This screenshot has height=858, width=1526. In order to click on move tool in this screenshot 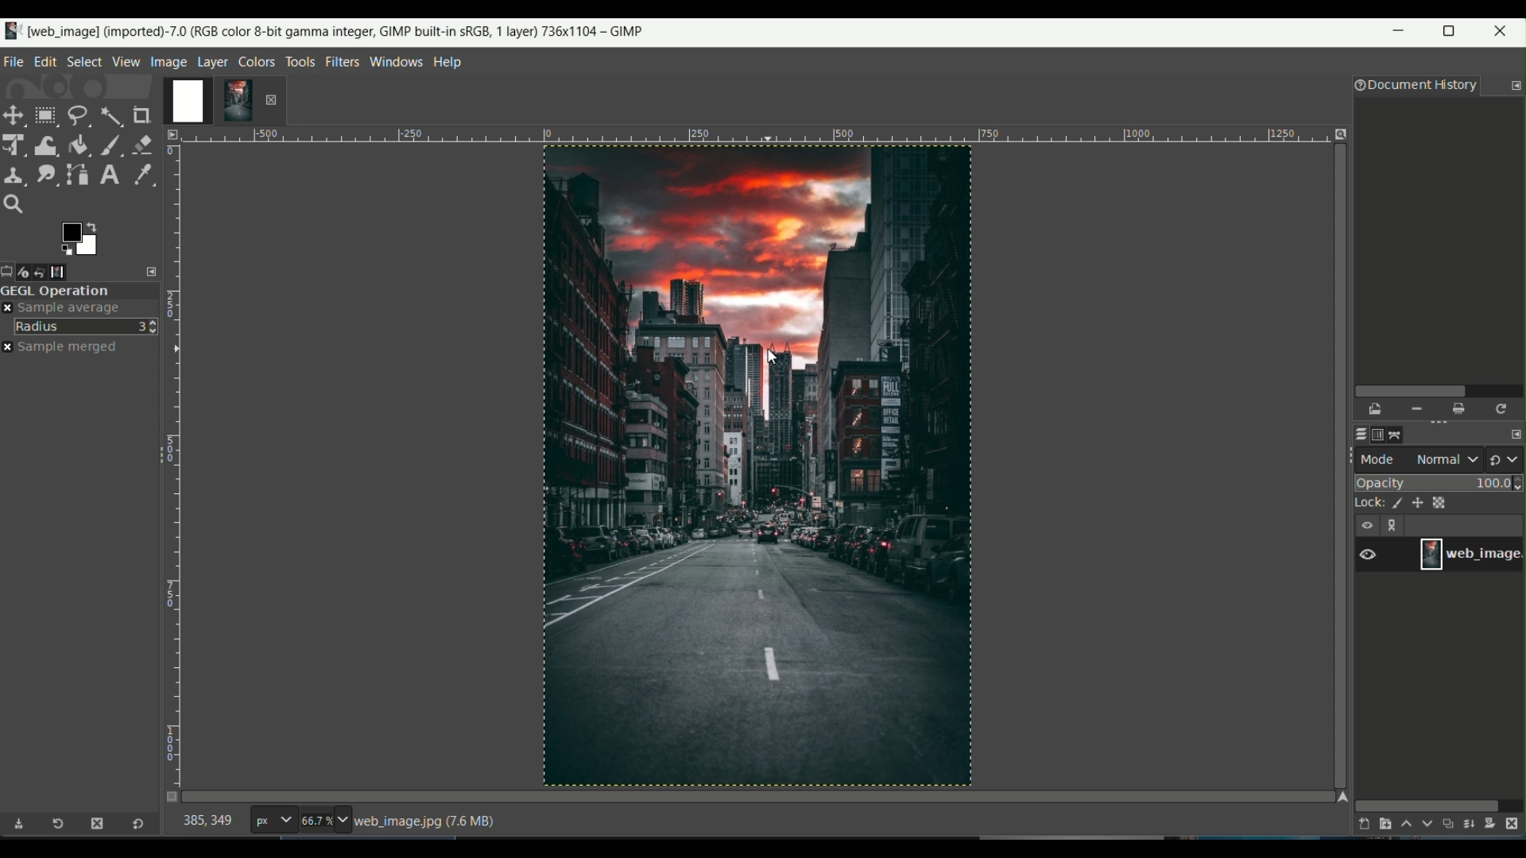, I will do `click(14, 115)`.